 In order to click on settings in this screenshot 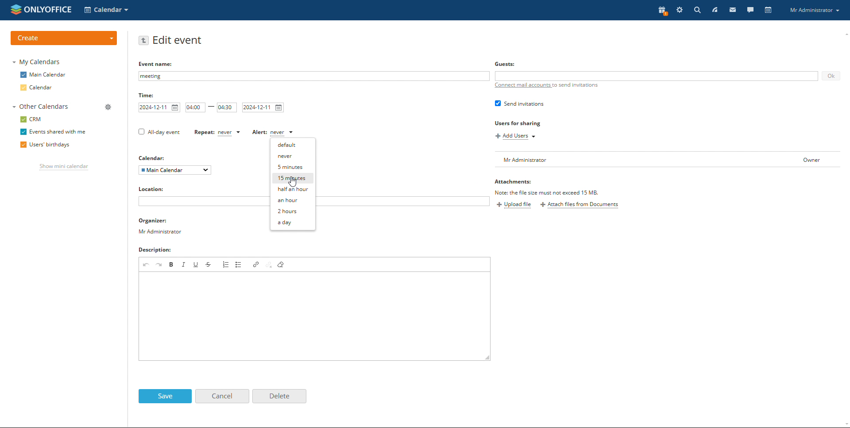, I will do `click(680, 11)`.